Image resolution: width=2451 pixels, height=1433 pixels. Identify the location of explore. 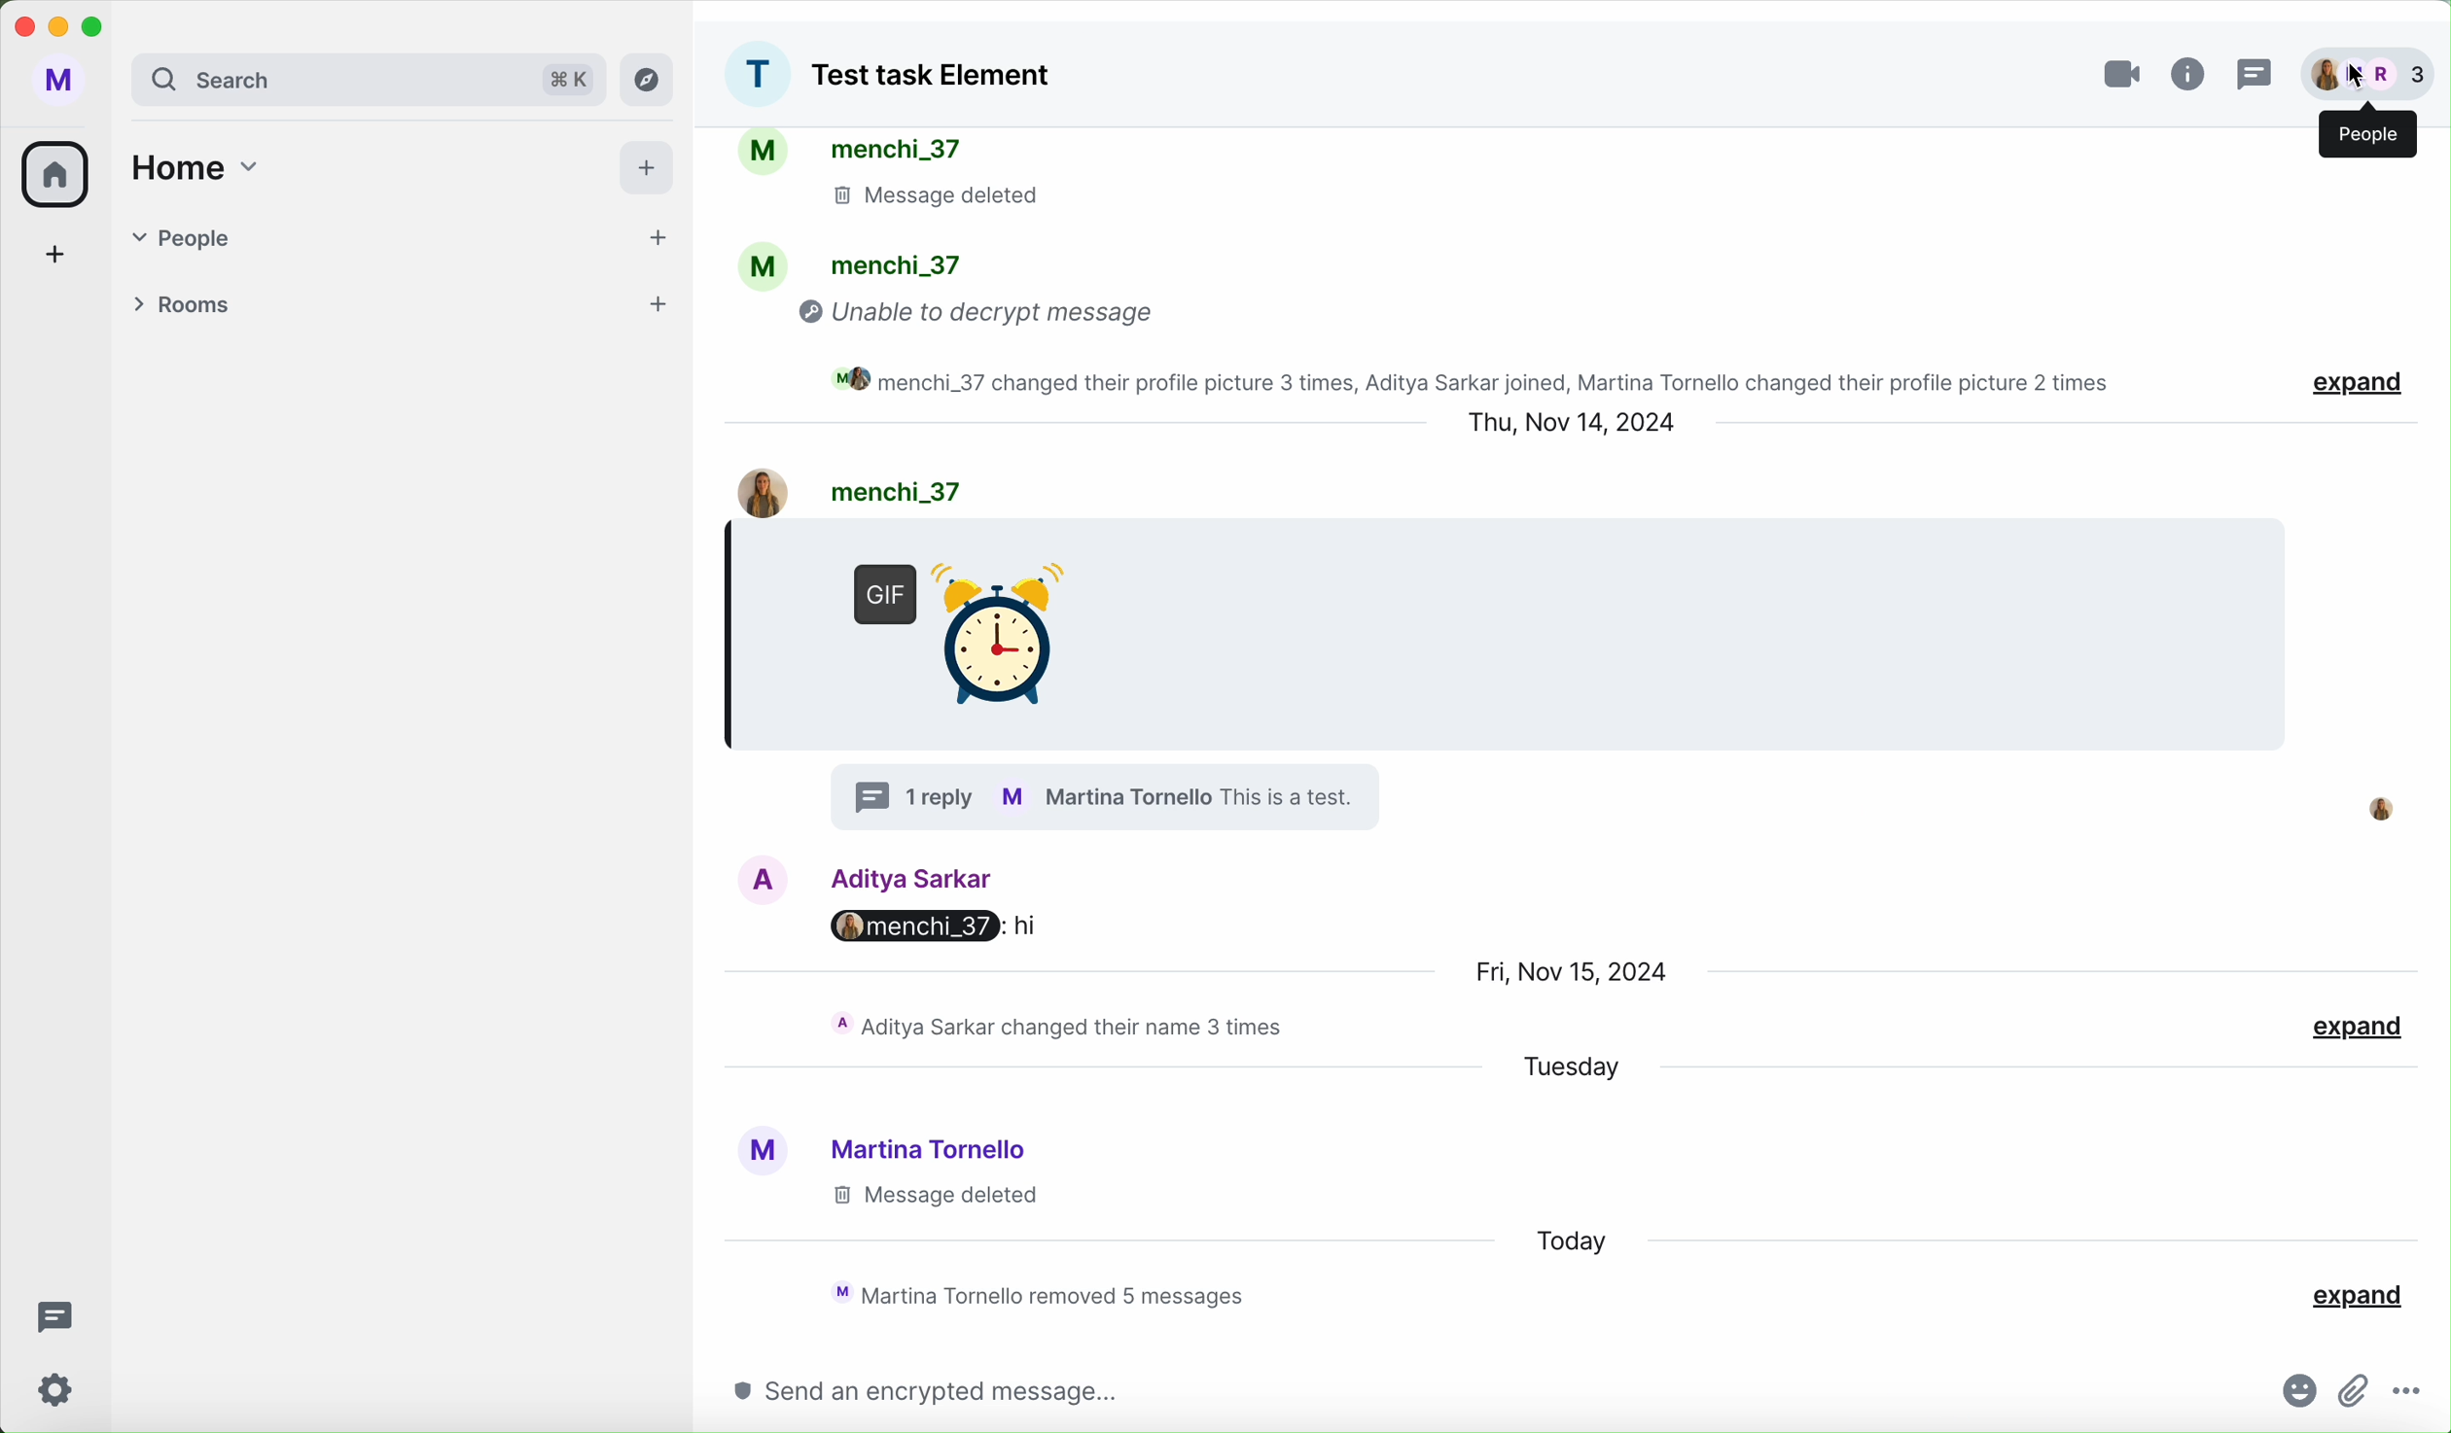
(648, 79).